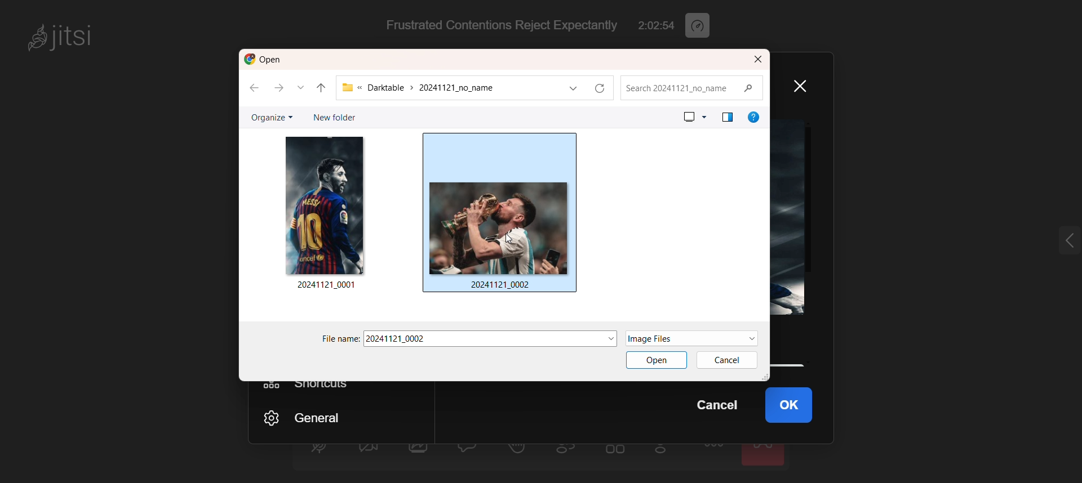 The height and width of the screenshot is (483, 1082). Describe the element at coordinates (270, 118) in the screenshot. I see `organize` at that location.